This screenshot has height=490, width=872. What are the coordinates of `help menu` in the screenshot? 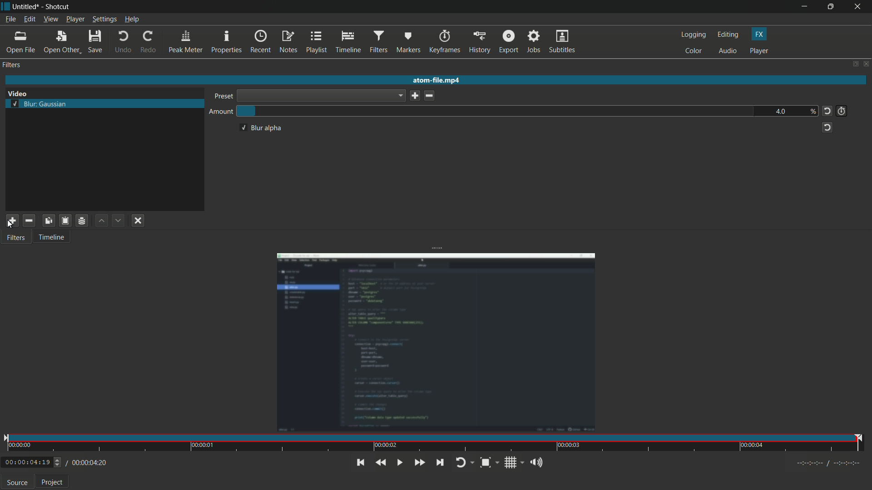 It's located at (133, 20).